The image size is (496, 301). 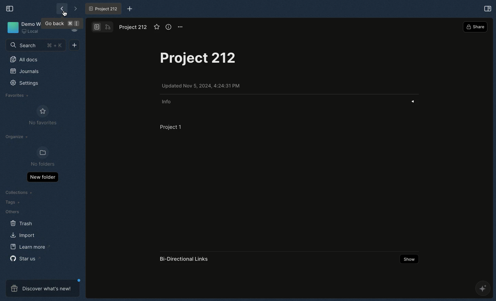 What do you see at coordinates (198, 61) in the screenshot?
I see `Project 212` at bounding box center [198, 61].